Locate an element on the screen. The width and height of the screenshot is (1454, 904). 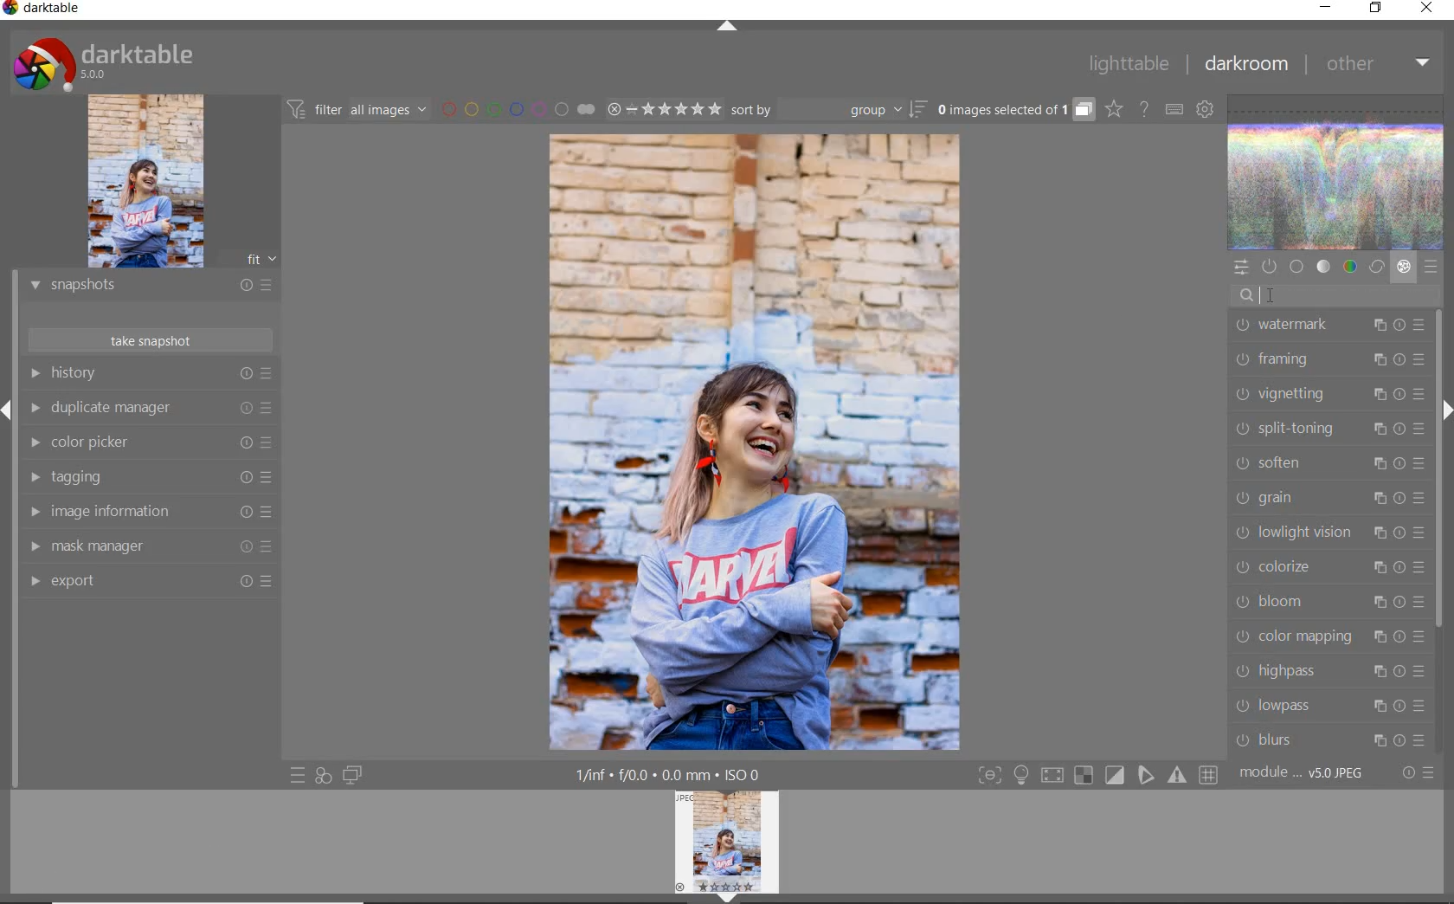
export is located at coordinates (151, 581).